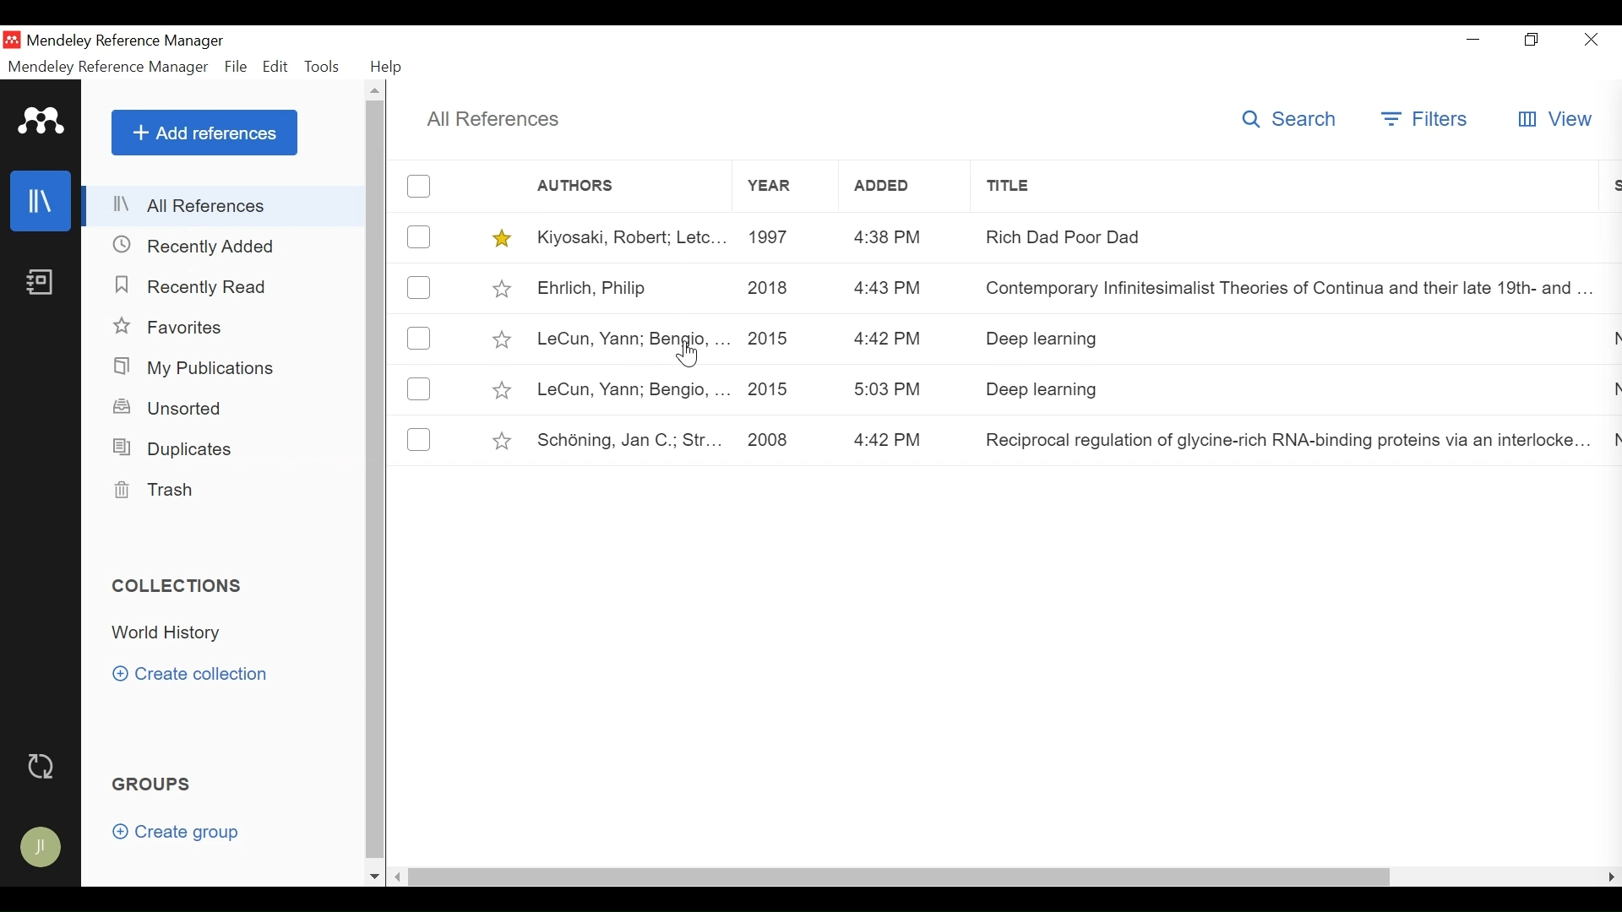 Image resolution: width=1622 pixels, height=912 pixels. What do you see at coordinates (418, 287) in the screenshot?
I see `(un)select` at bounding box center [418, 287].